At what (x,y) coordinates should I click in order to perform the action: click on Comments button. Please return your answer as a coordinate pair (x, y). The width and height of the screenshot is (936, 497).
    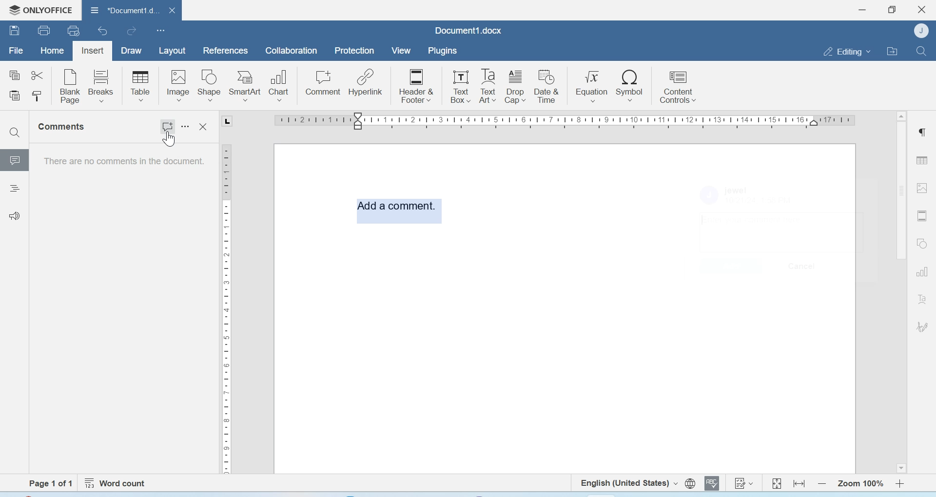
    Looking at the image, I should click on (168, 123).